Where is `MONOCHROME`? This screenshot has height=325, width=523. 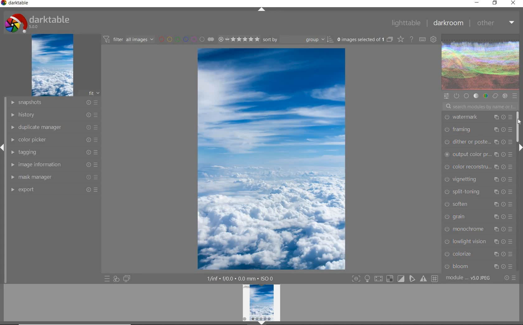
MONOCHROME is located at coordinates (478, 230).